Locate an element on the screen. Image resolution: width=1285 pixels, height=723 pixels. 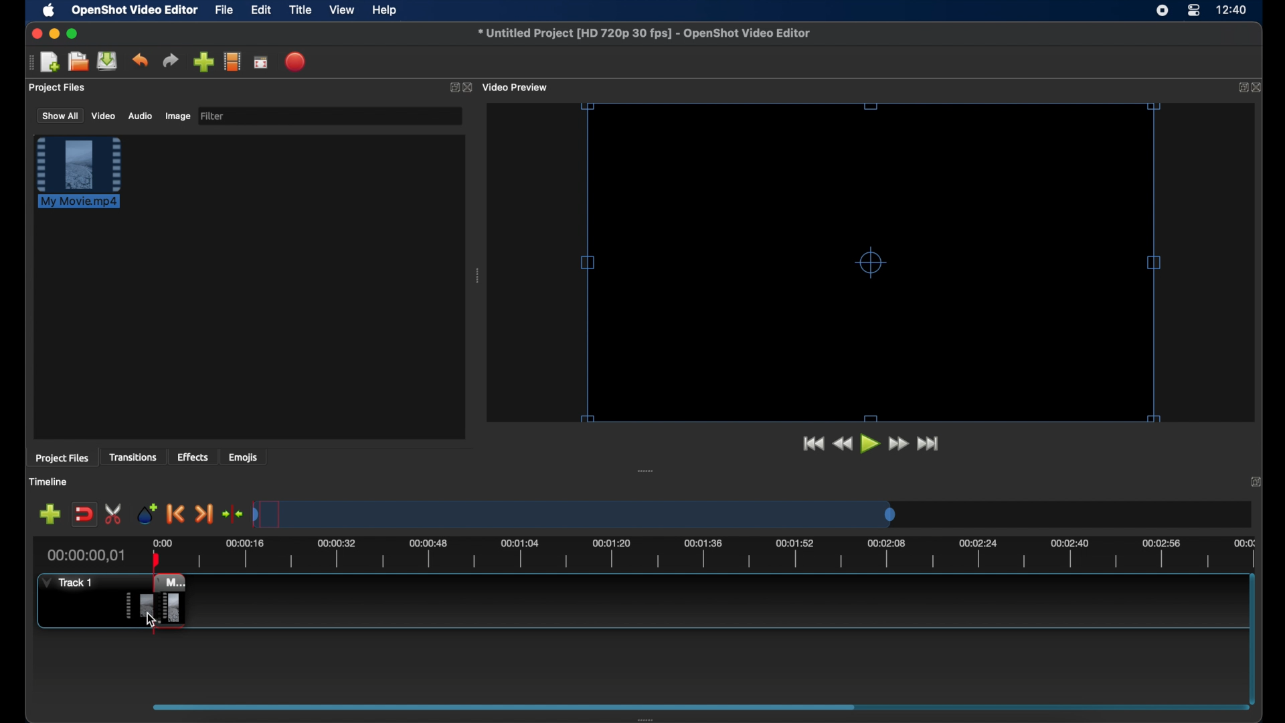
file highlighted is located at coordinates (79, 172).